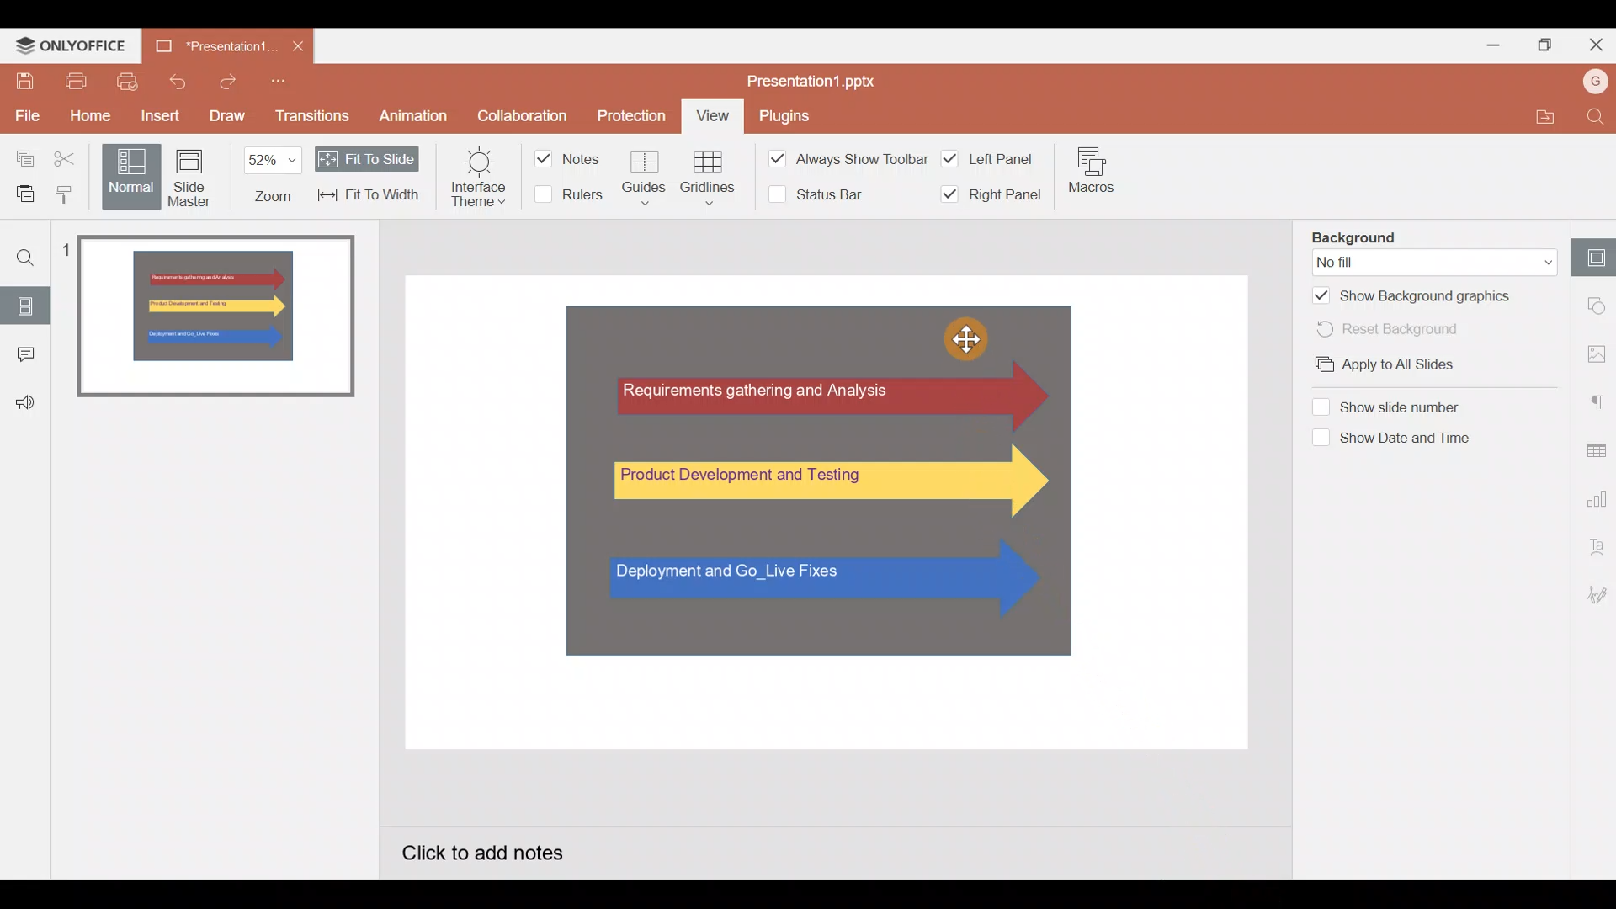 The width and height of the screenshot is (1616, 909). I want to click on Fit to width, so click(369, 197).